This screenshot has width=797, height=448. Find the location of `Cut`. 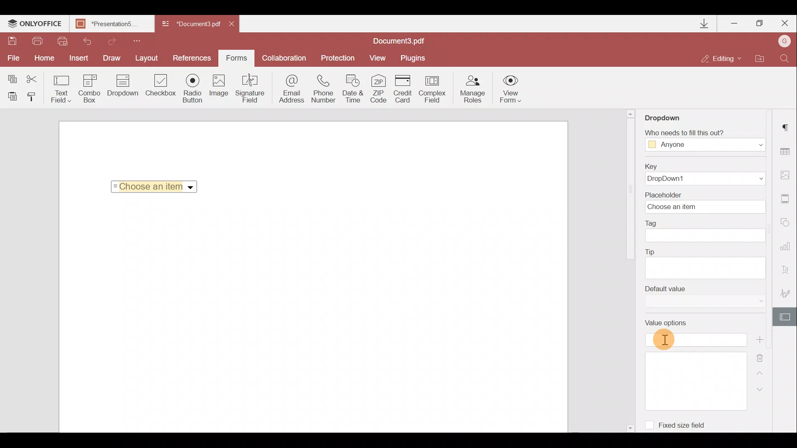

Cut is located at coordinates (37, 78).